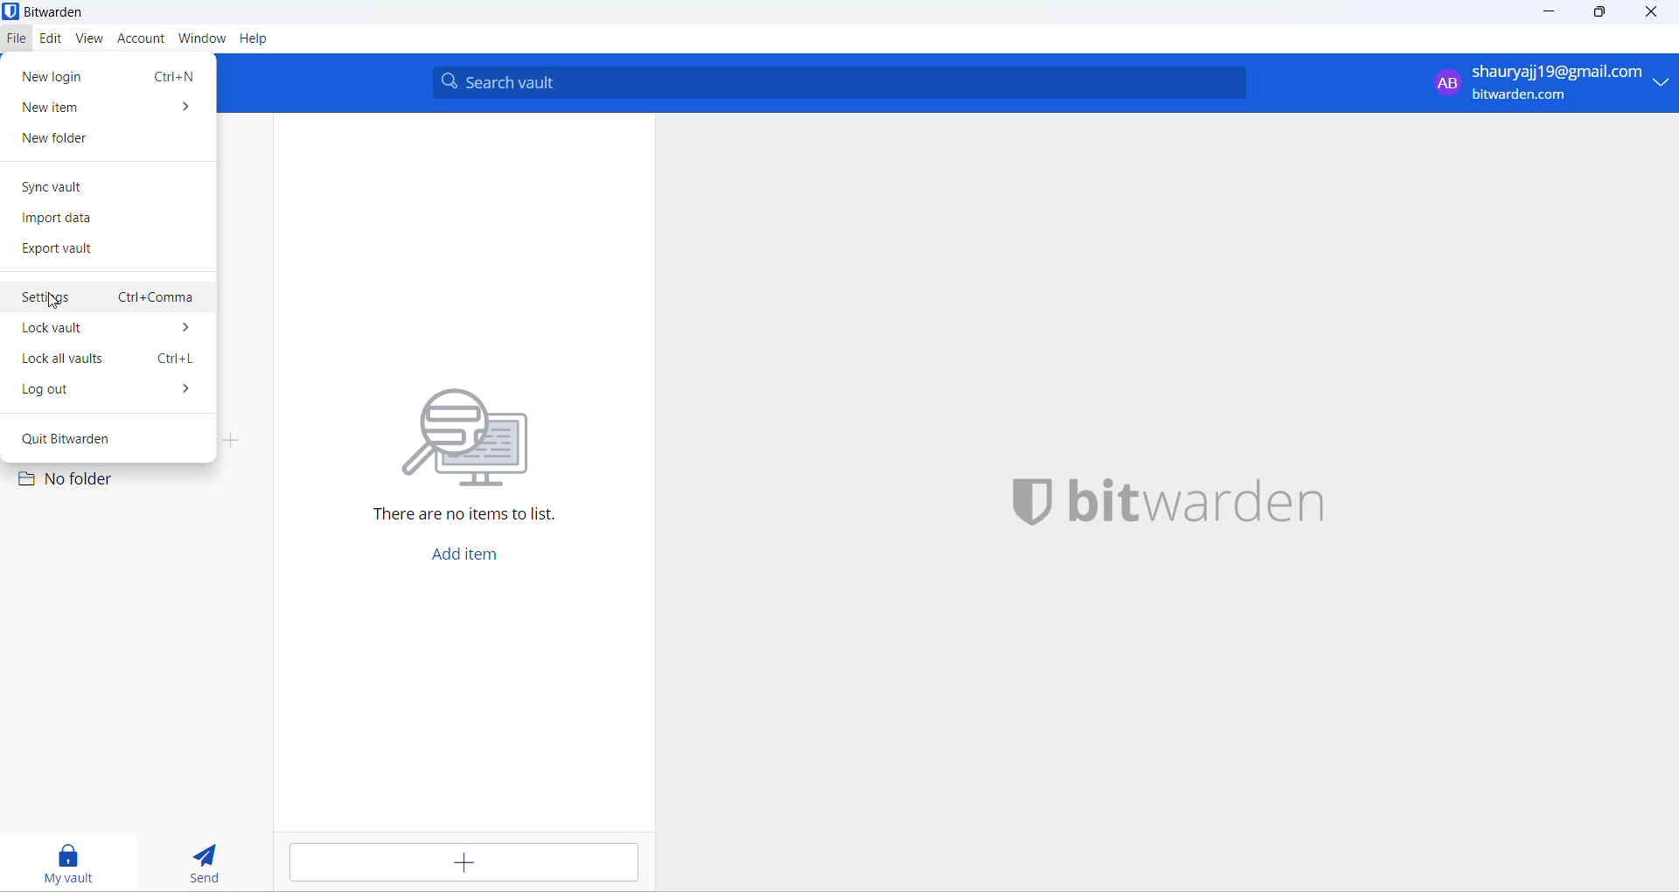 The image size is (1679, 892). Describe the element at coordinates (51, 38) in the screenshot. I see `edit` at that location.